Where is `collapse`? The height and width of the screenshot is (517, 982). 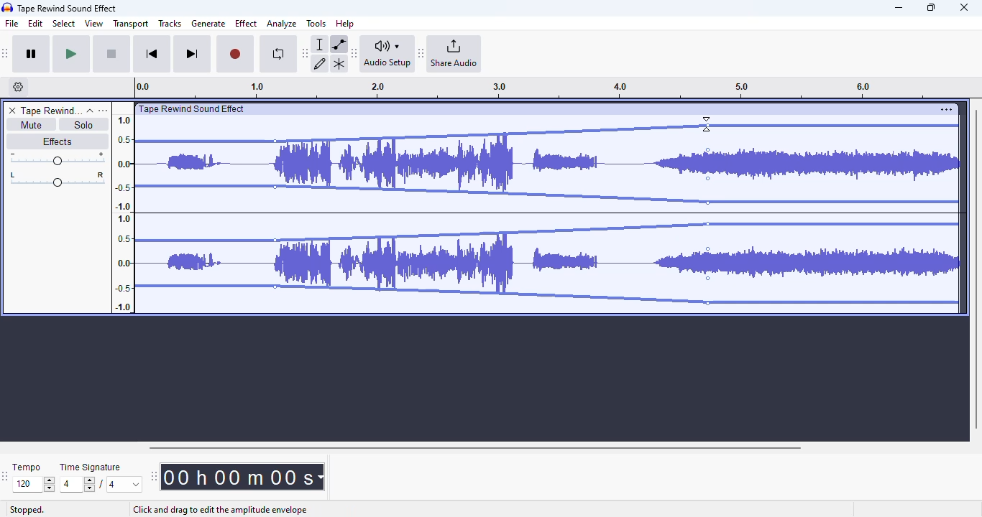
collapse is located at coordinates (90, 111).